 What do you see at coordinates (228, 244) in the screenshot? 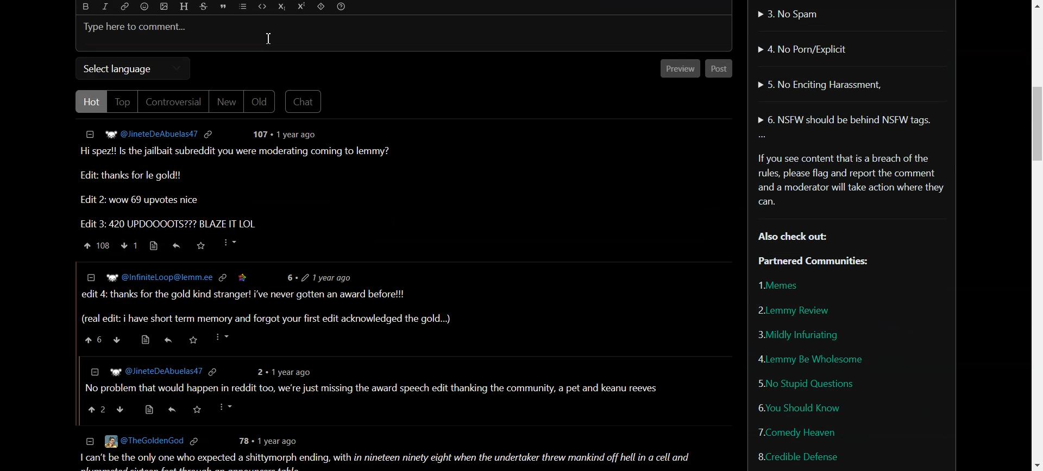
I see `More` at bounding box center [228, 244].